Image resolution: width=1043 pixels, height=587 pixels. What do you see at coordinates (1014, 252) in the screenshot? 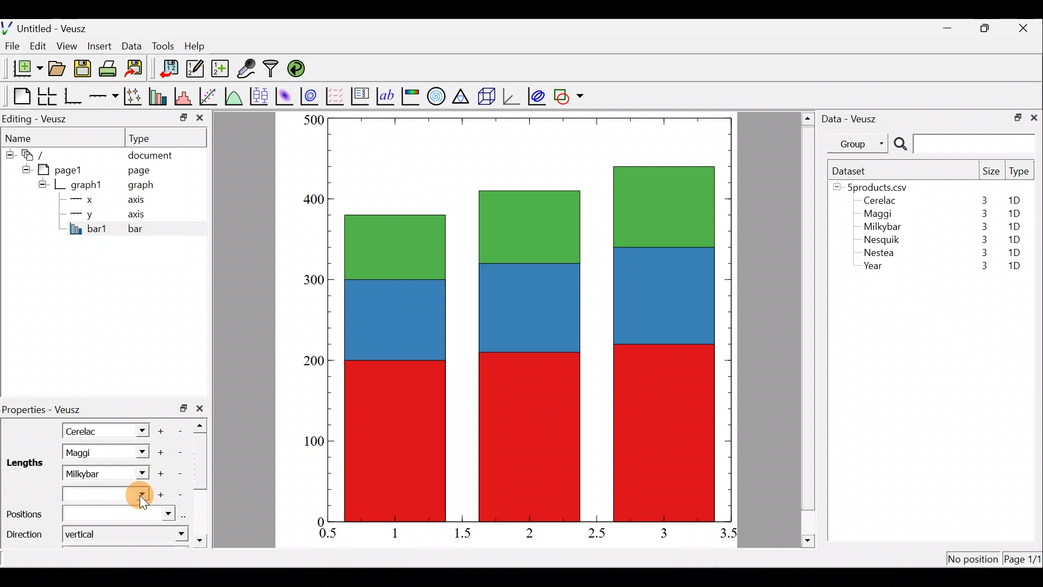
I see `1D` at bounding box center [1014, 252].